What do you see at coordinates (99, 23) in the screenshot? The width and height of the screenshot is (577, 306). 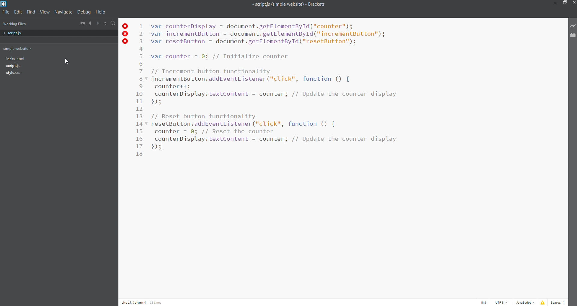 I see `navigate forward` at bounding box center [99, 23].